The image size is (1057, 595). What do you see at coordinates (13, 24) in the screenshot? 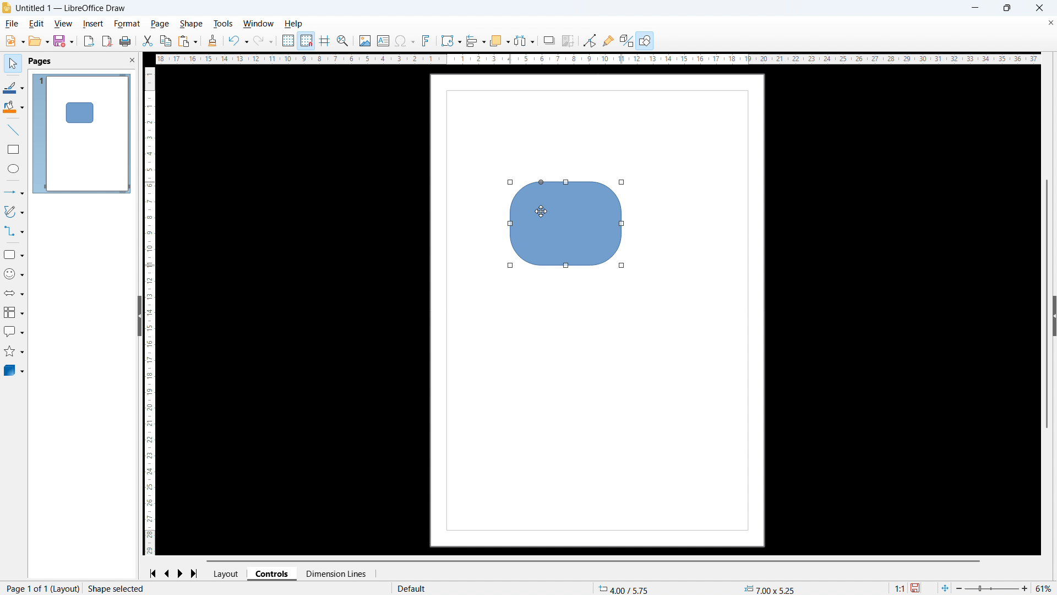
I see `File ` at bounding box center [13, 24].